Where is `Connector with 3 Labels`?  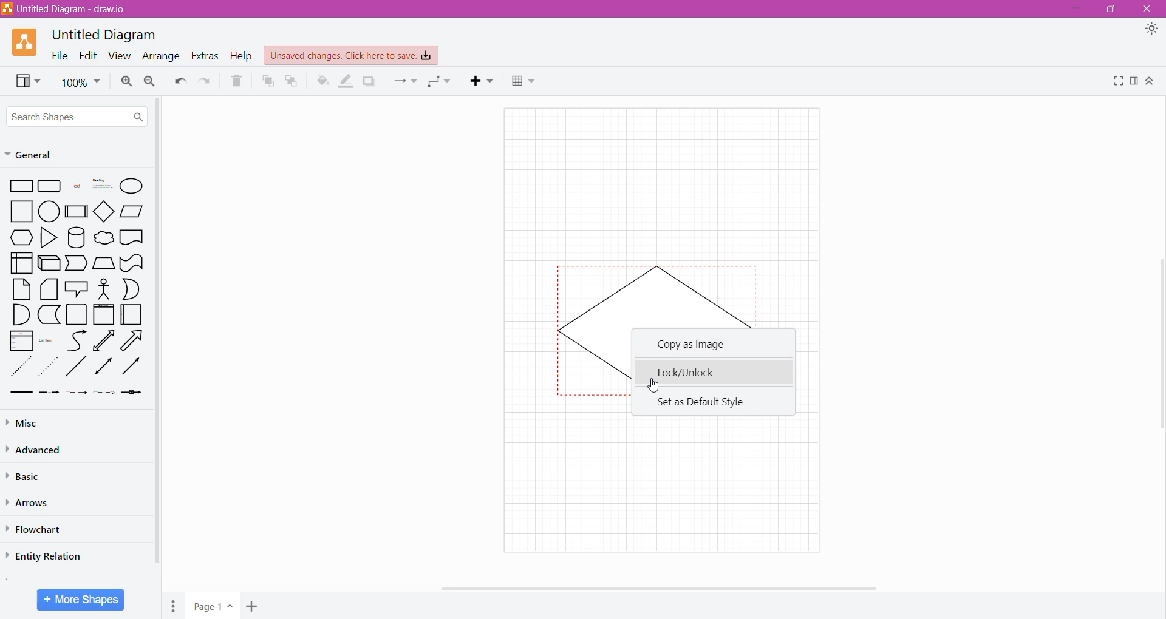
Connector with 3 Labels is located at coordinates (106, 394).